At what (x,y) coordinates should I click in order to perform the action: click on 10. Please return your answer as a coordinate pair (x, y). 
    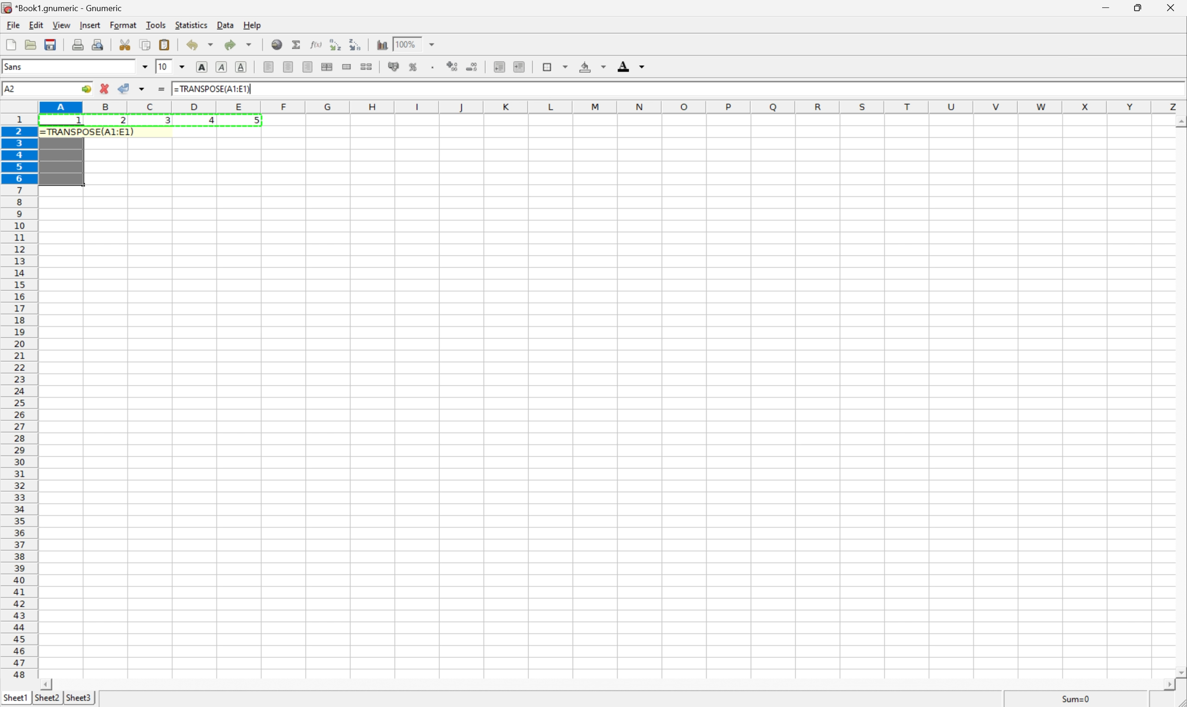
    Looking at the image, I should click on (164, 67).